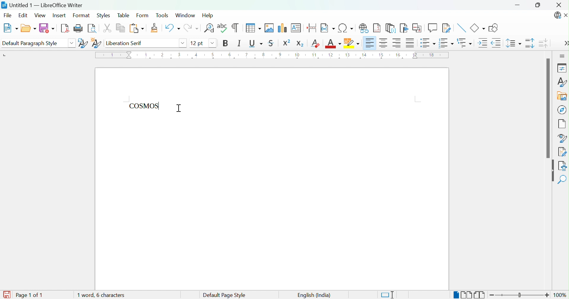 This screenshot has width=569, height=299. Describe the element at coordinates (311, 26) in the screenshot. I see `Insert Page Break` at that location.